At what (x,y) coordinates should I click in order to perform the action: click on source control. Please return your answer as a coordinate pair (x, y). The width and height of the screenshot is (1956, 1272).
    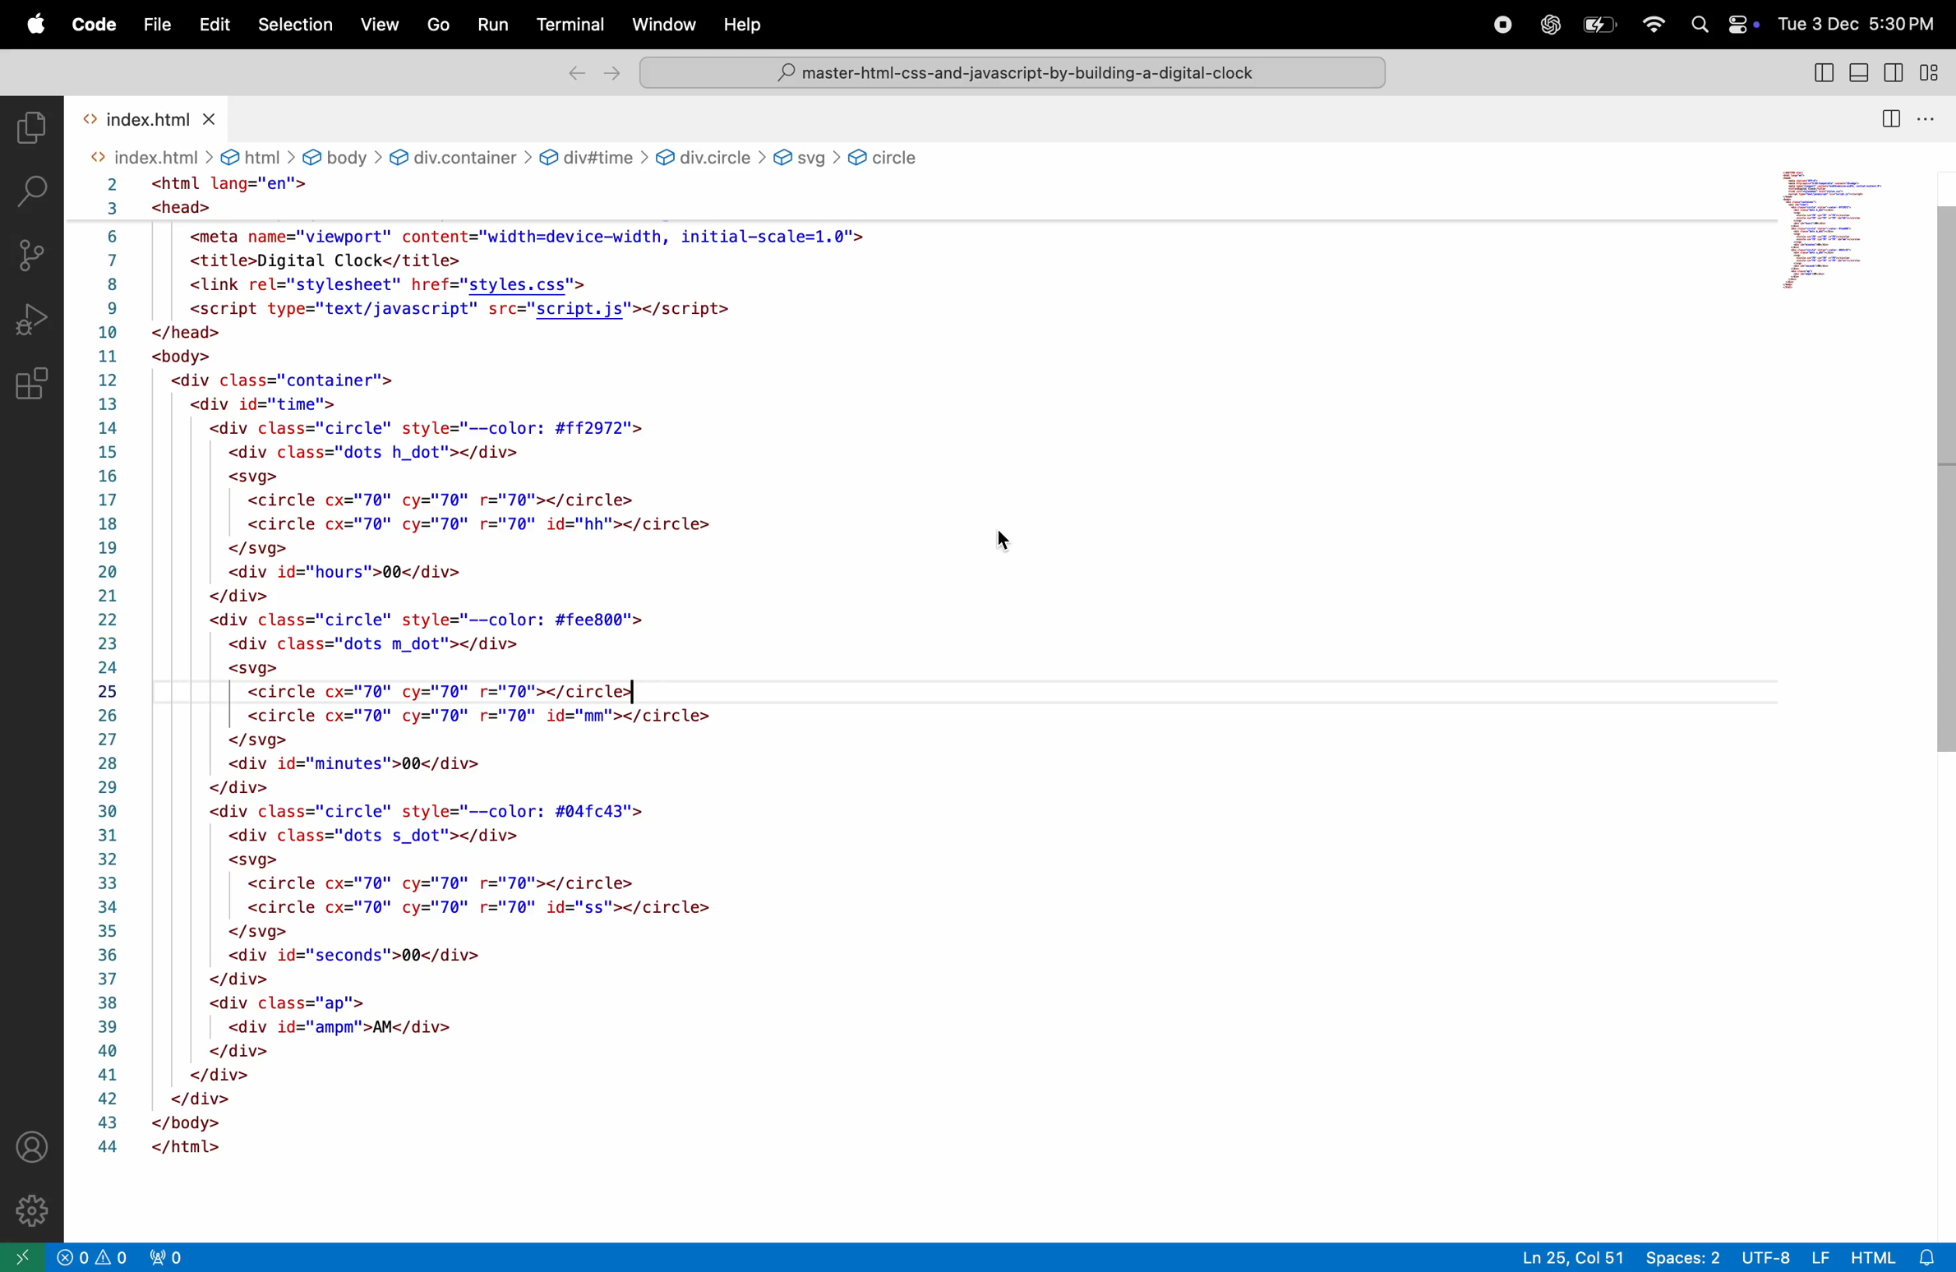
    Looking at the image, I should click on (32, 252).